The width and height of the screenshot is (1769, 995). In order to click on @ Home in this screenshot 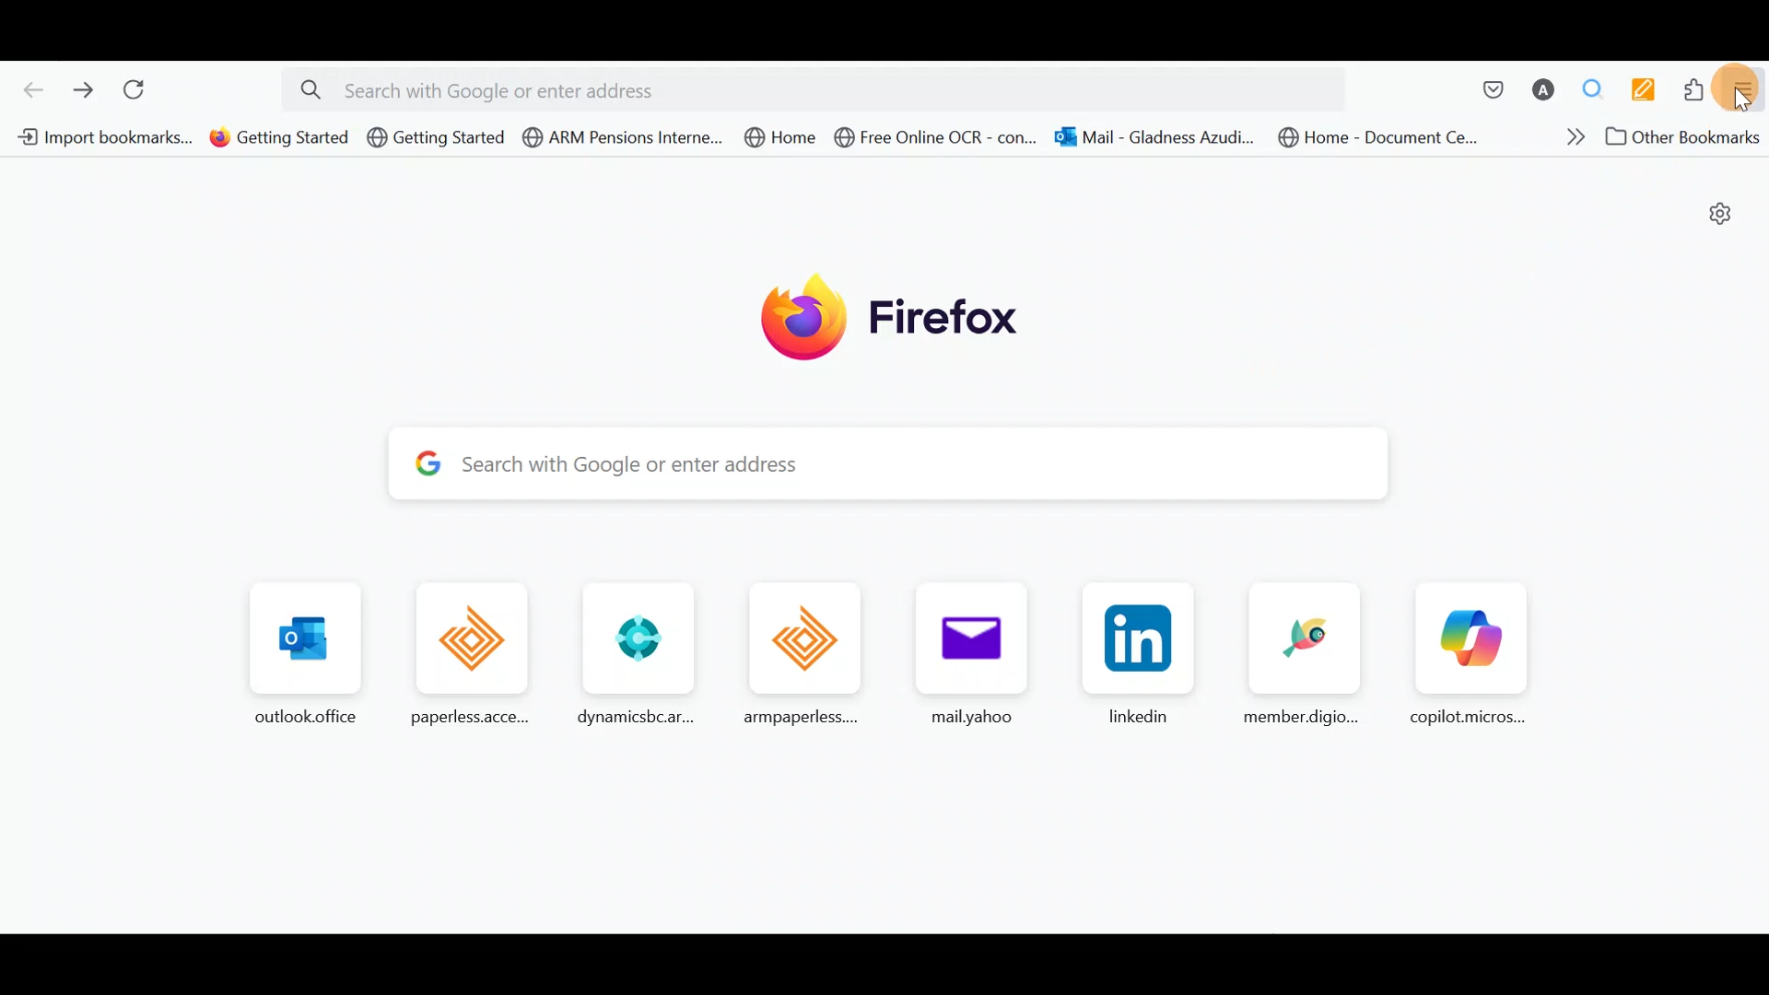, I will do `click(779, 136)`.